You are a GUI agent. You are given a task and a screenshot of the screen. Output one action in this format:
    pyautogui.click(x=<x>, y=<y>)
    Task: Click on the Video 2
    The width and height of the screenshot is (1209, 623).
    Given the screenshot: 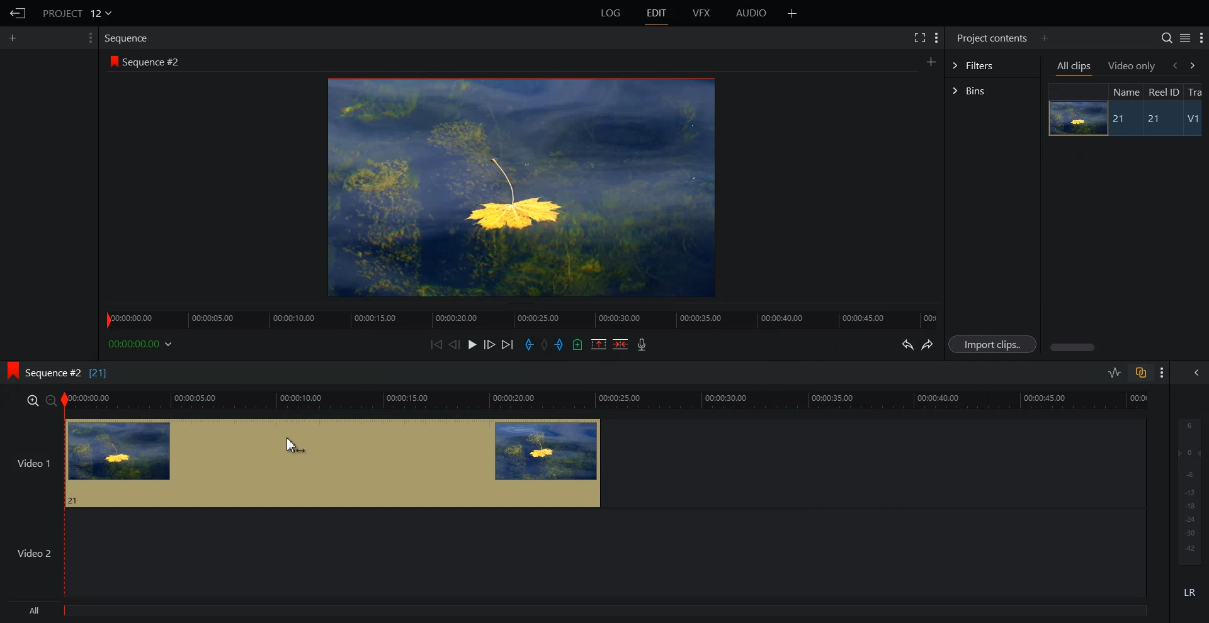 What is the action you would take?
    pyautogui.click(x=573, y=553)
    